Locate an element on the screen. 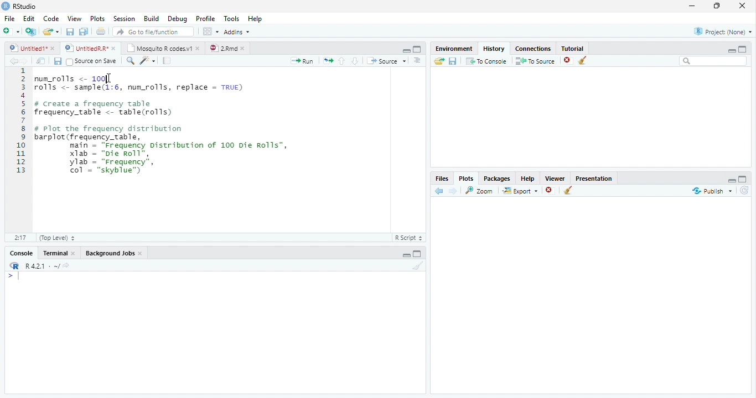 This screenshot has width=756, height=398. Load History from existing file is located at coordinates (439, 61).